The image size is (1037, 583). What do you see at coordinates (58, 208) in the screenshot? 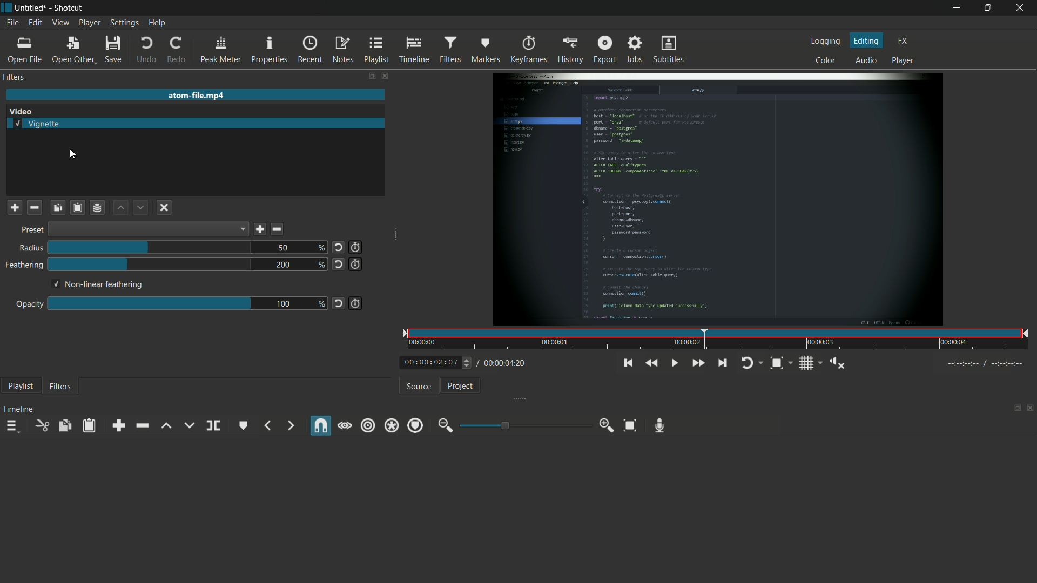
I see `copy checked filters` at bounding box center [58, 208].